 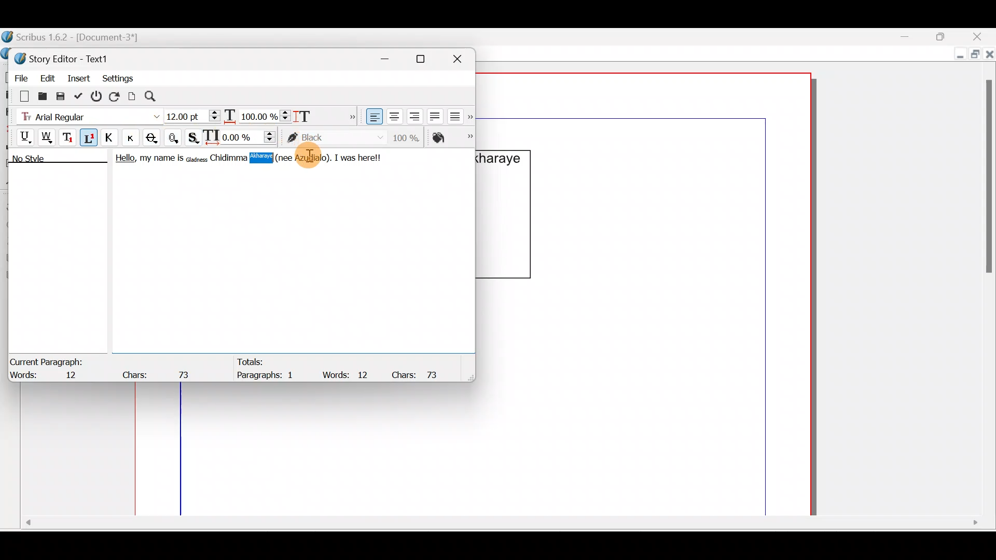 I want to click on Exit without updating text frame, so click(x=98, y=96).